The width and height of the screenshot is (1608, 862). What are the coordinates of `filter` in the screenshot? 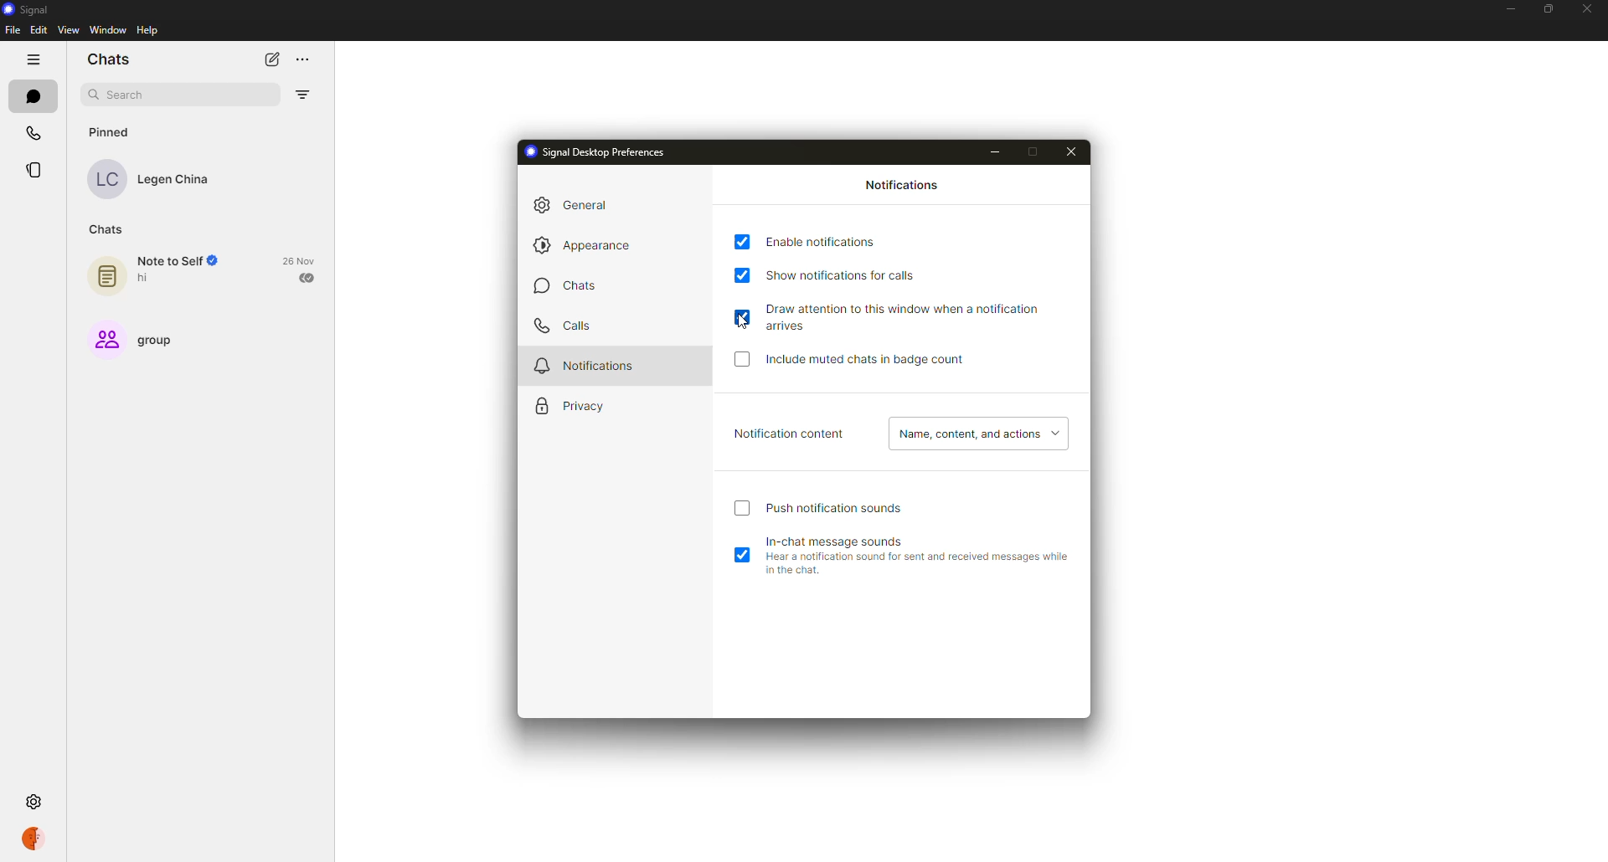 It's located at (305, 95).